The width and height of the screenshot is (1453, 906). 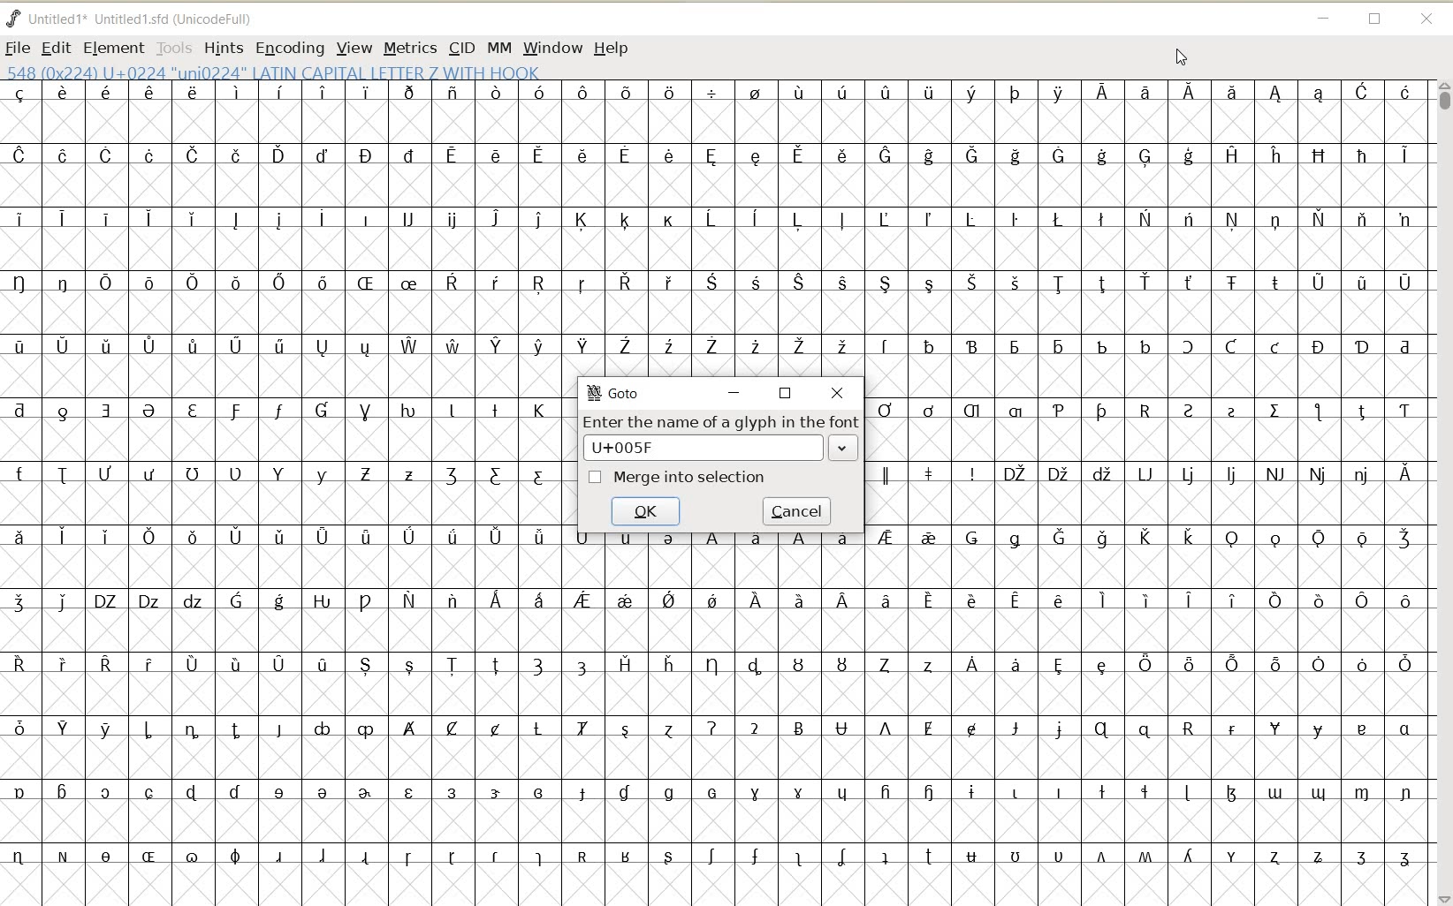 I want to click on MINIMIZE, so click(x=1322, y=16).